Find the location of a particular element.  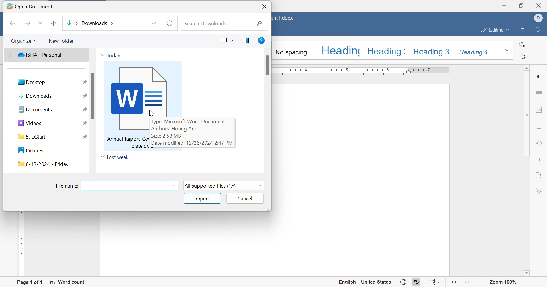

editing is located at coordinates (495, 31).